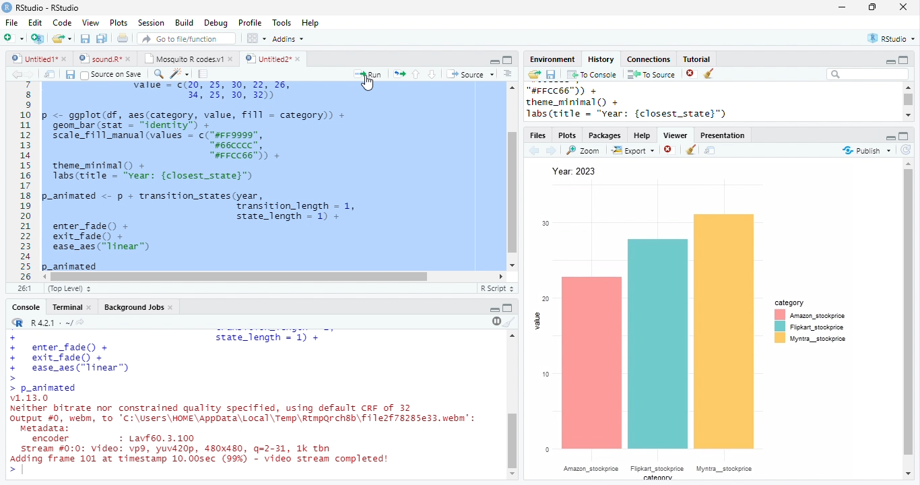  Describe the element at coordinates (697, 59) in the screenshot. I see `Tutorial` at that location.